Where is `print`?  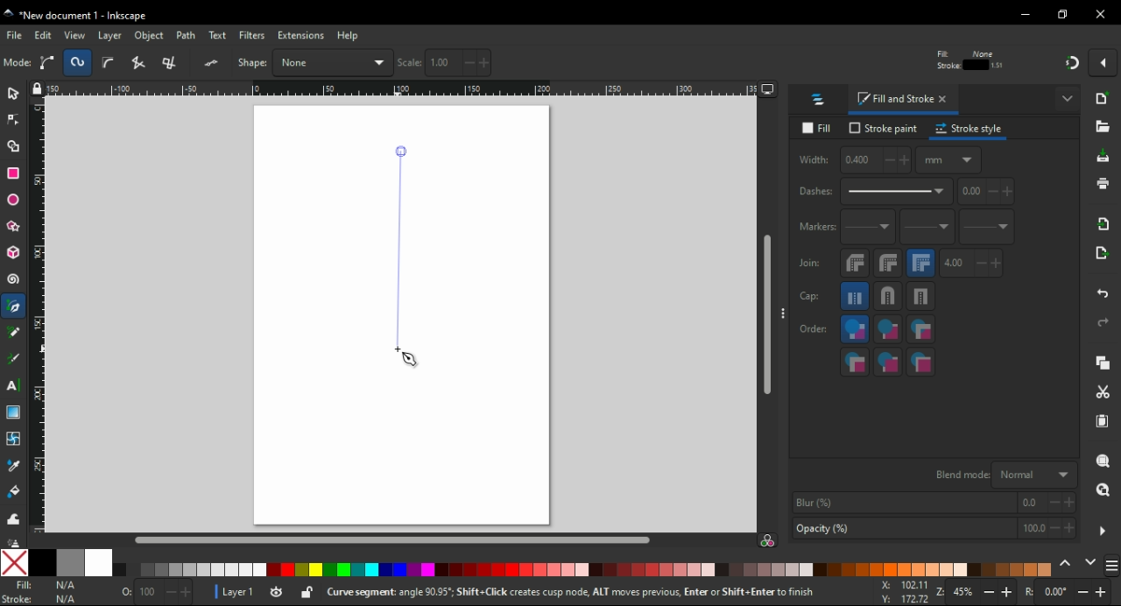
print is located at coordinates (1102, 183).